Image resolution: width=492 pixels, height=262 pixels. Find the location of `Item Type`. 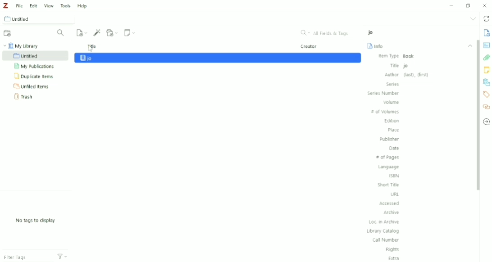

Item Type is located at coordinates (397, 56).